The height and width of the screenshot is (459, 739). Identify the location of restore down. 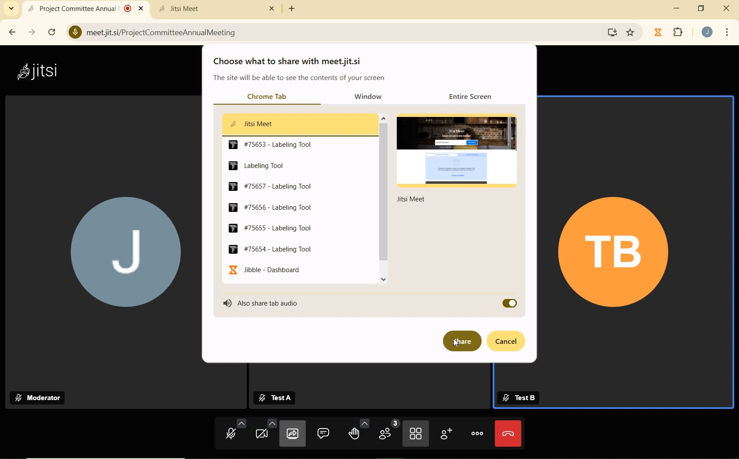
(702, 8).